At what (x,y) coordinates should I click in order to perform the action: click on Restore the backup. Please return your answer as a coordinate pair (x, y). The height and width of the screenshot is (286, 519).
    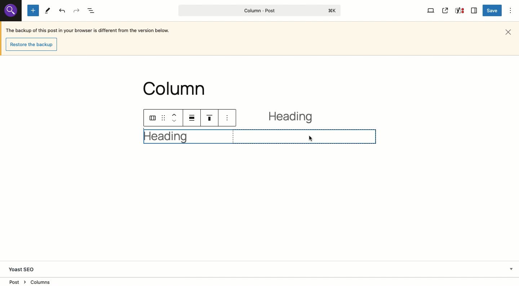
    Looking at the image, I should click on (33, 45).